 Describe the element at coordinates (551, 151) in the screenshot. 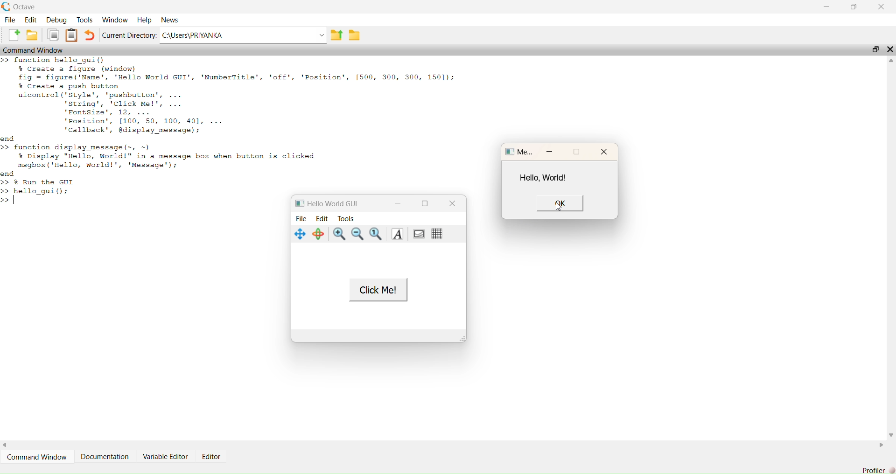

I see `minimise` at that location.